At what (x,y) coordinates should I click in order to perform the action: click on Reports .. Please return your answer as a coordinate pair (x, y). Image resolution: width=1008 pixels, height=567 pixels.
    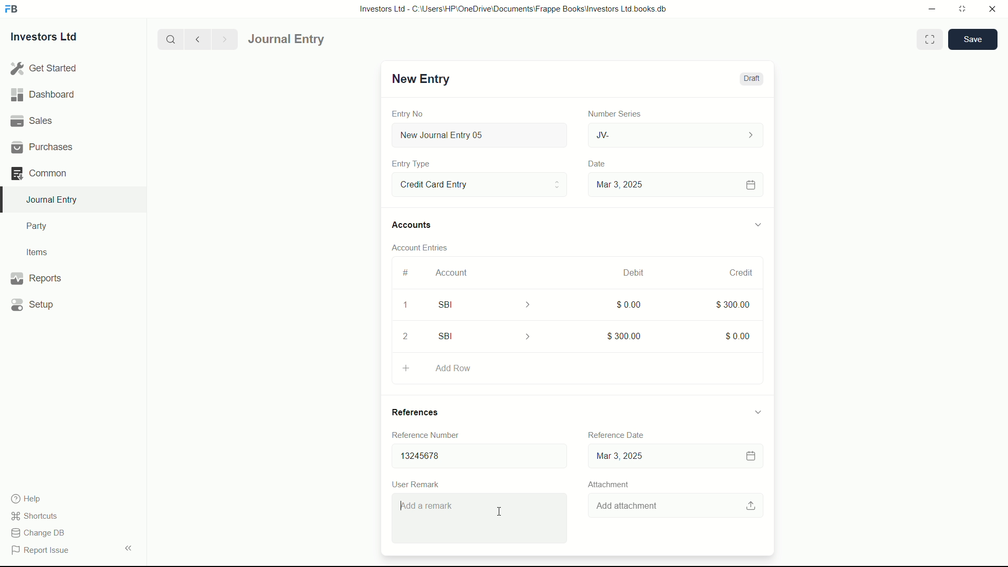
    Looking at the image, I should click on (36, 277).